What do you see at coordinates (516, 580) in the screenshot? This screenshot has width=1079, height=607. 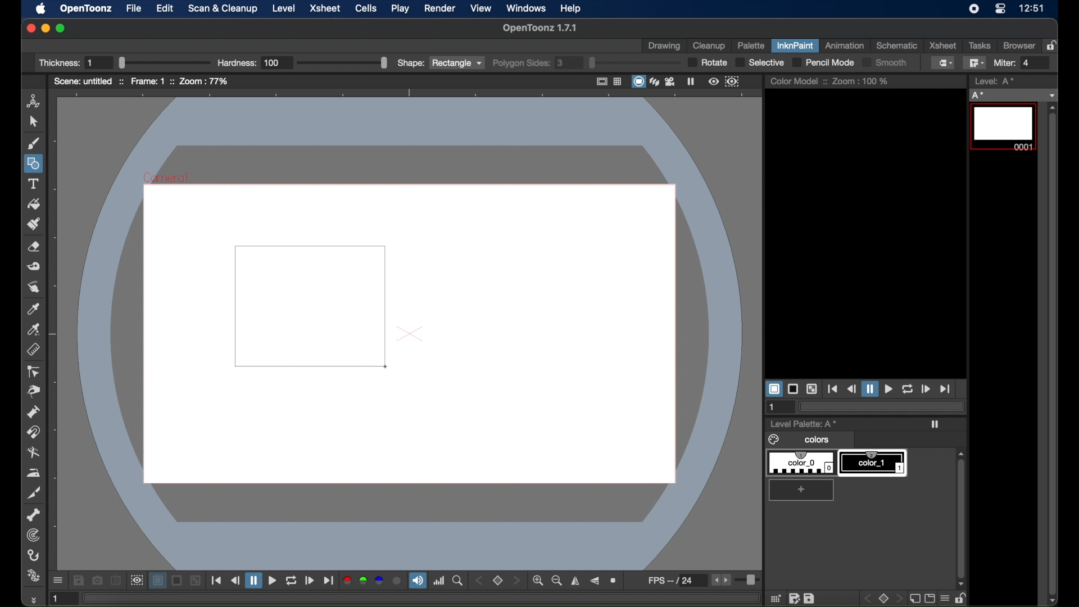 I see `stepper button` at bounding box center [516, 580].